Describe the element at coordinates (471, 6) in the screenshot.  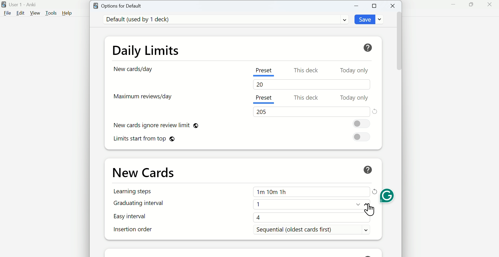
I see `Maximize` at that location.